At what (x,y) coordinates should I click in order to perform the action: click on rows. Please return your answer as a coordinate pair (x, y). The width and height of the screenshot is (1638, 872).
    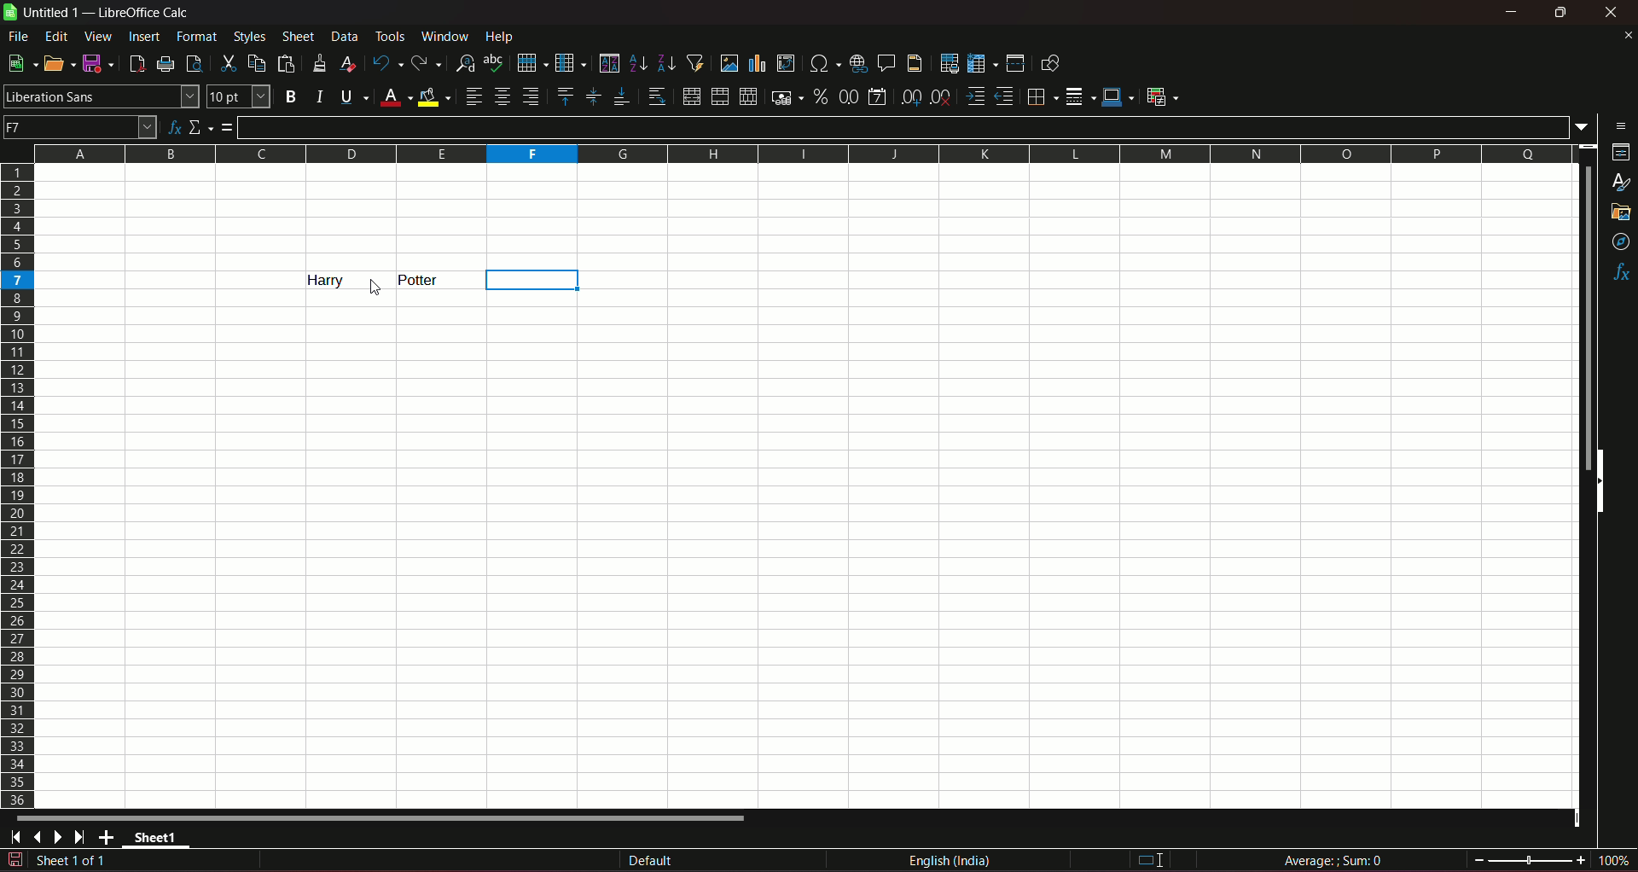
    Looking at the image, I should click on (18, 485).